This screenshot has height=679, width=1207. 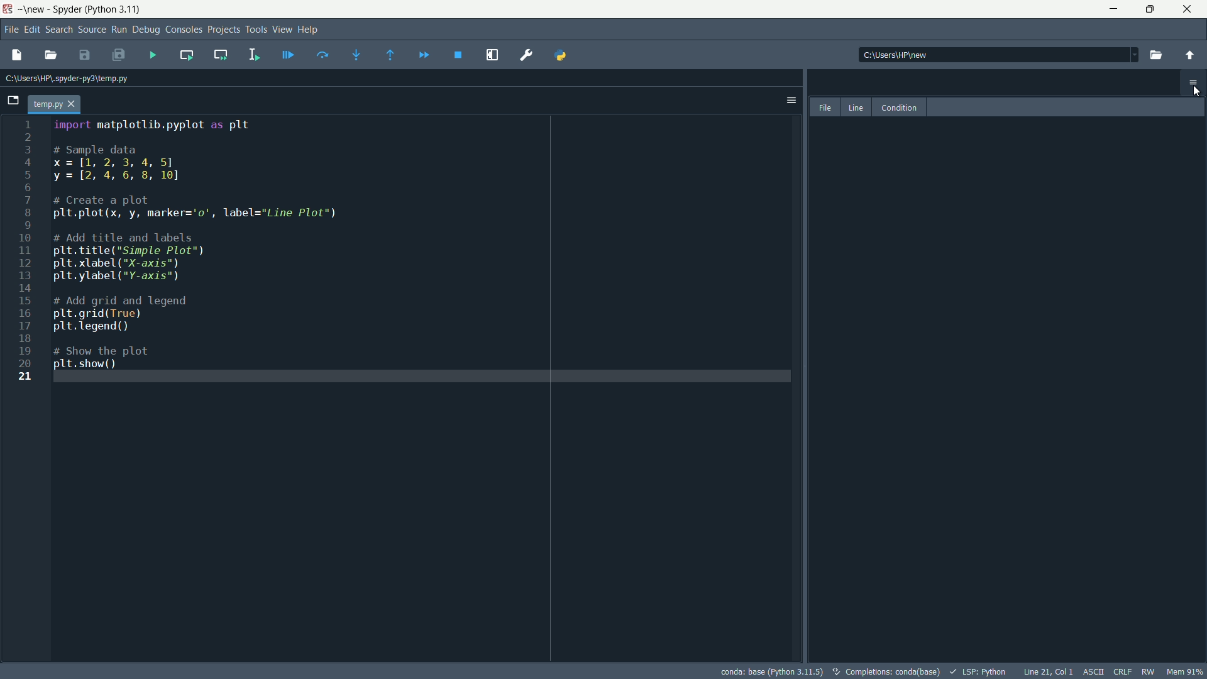 What do you see at coordinates (1150, 671) in the screenshot?
I see `RW` at bounding box center [1150, 671].